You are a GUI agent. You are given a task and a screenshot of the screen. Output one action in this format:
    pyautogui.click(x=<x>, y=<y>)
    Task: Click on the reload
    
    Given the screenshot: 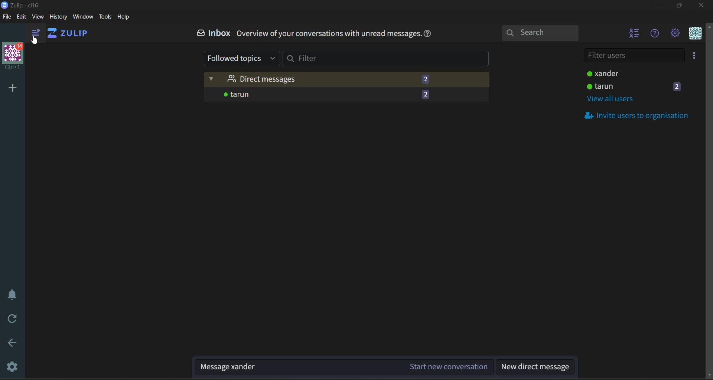 What is the action you would take?
    pyautogui.click(x=15, y=319)
    